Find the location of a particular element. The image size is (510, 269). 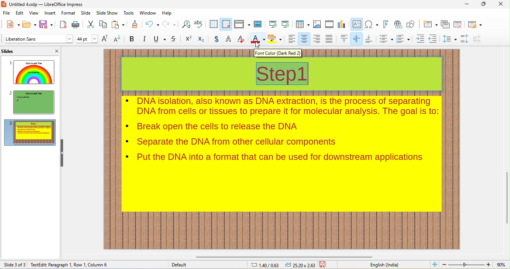

align top is located at coordinates (343, 39).